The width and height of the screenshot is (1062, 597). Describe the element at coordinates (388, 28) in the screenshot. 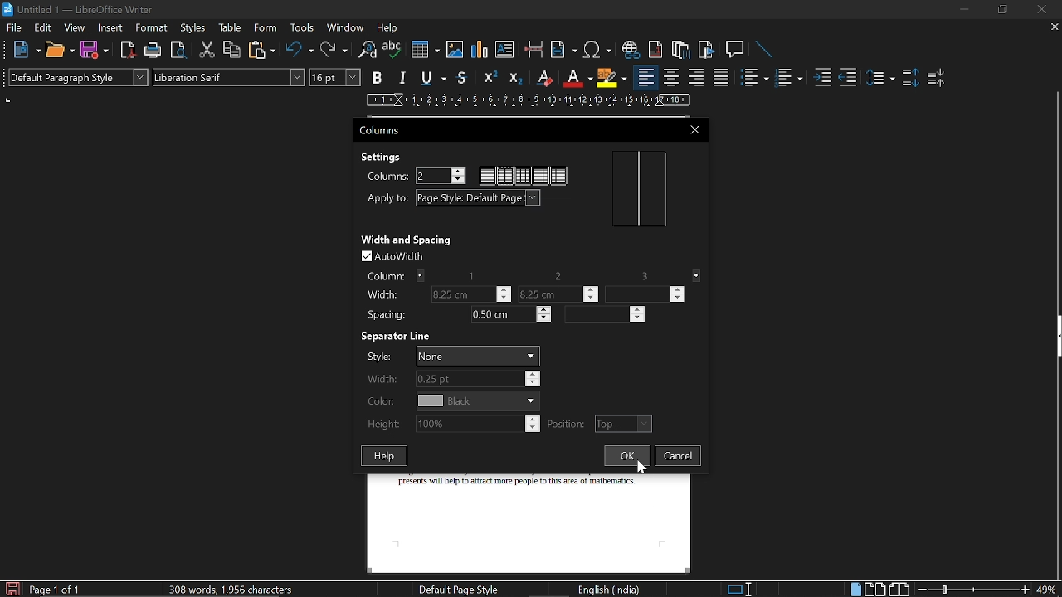

I see `Help` at that location.